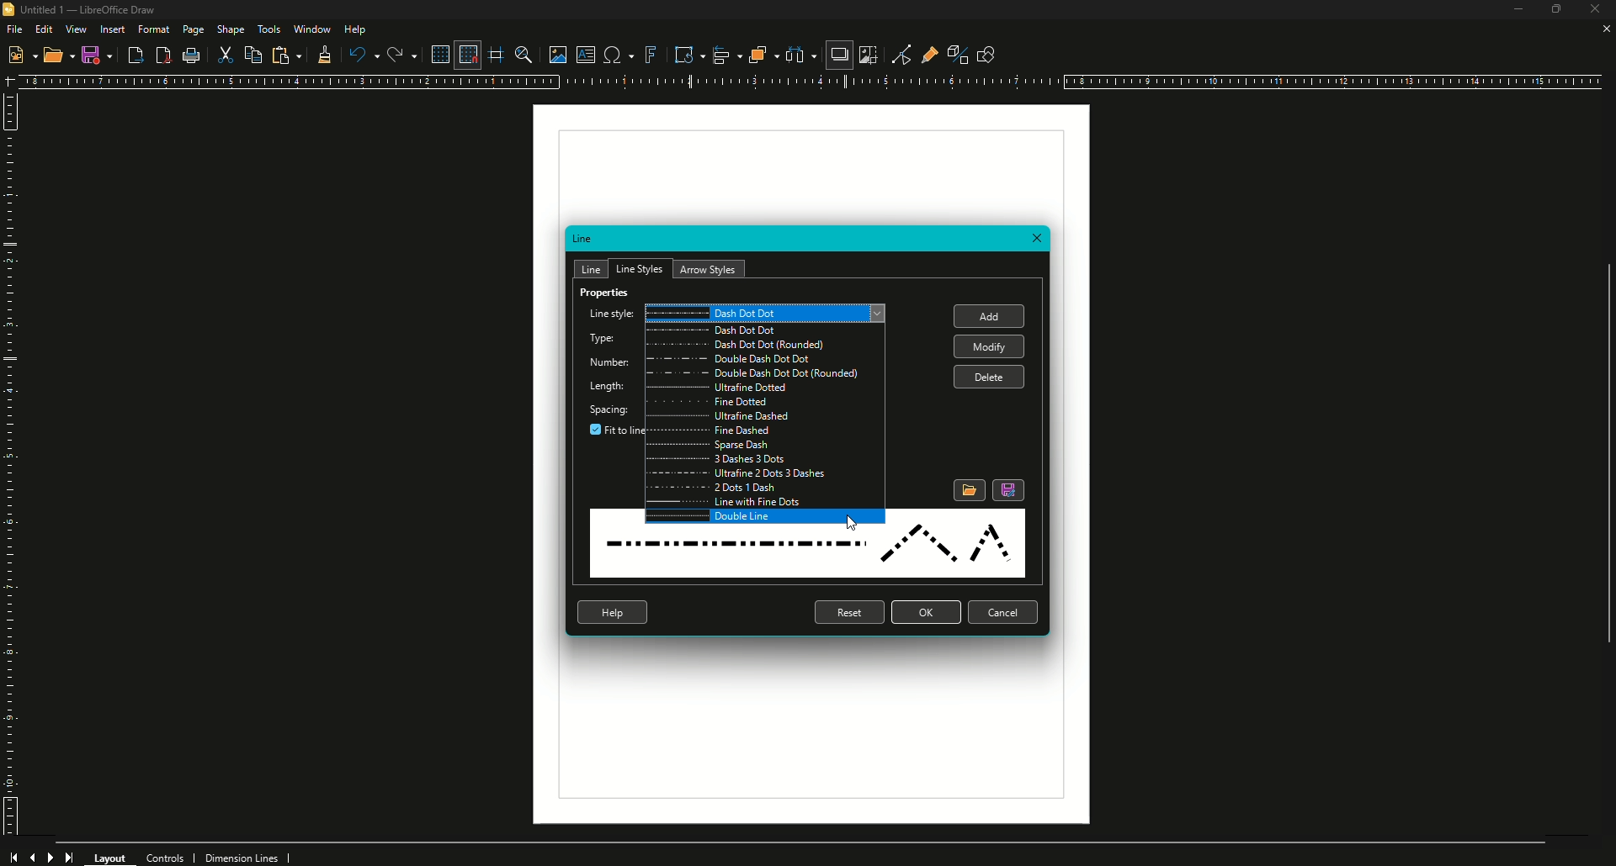 The height and width of the screenshot is (866, 1616). What do you see at coordinates (135, 56) in the screenshot?
I see `Export` at bounding box center [135, 56].